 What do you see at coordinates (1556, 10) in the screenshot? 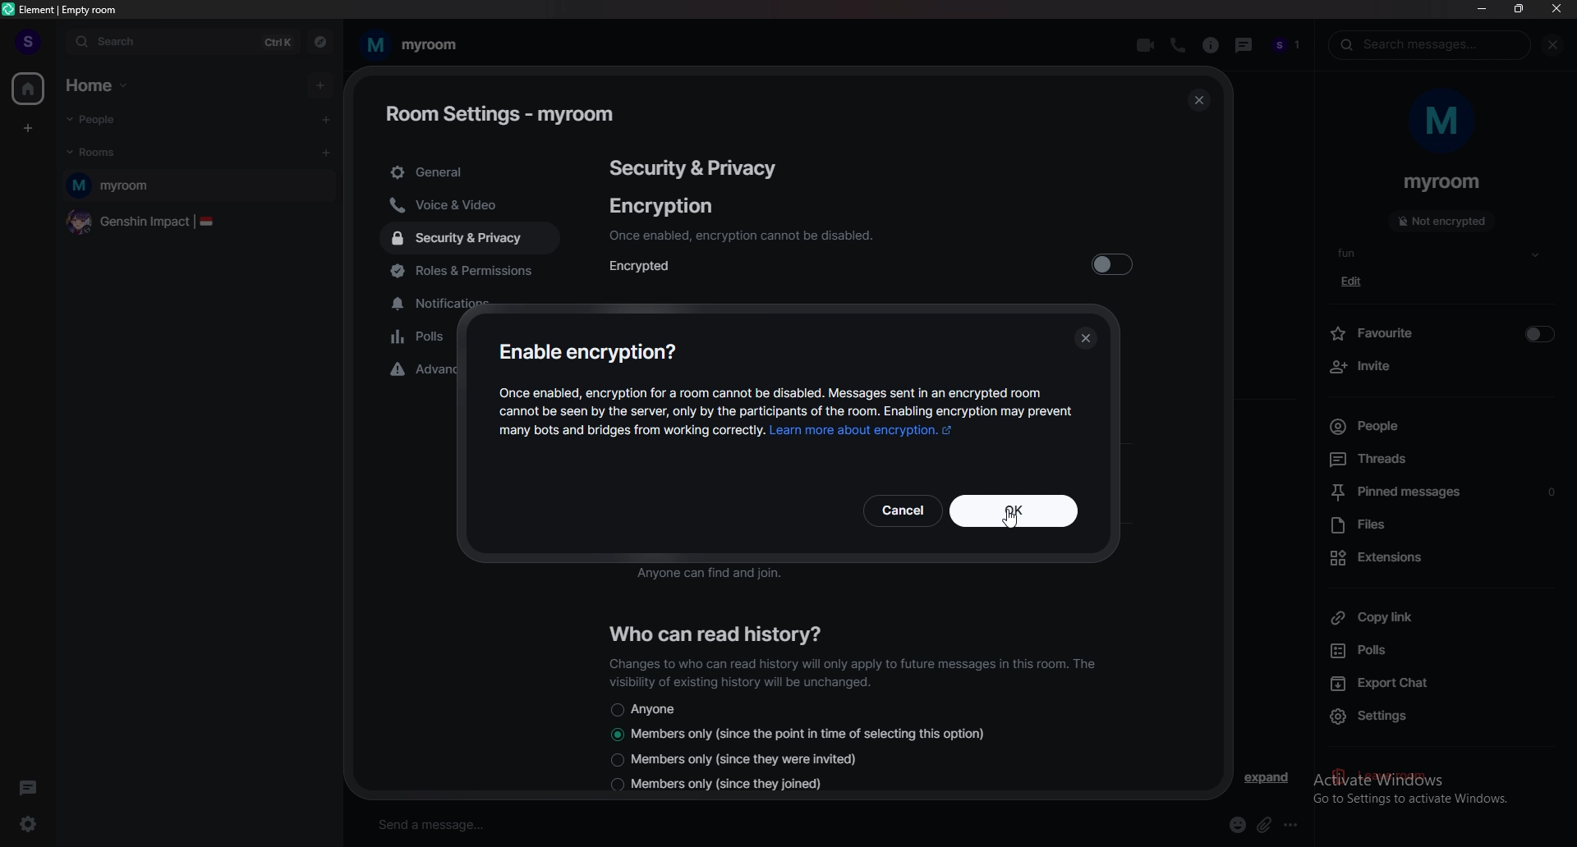
I see `close` at bounding box center [1556, 10].